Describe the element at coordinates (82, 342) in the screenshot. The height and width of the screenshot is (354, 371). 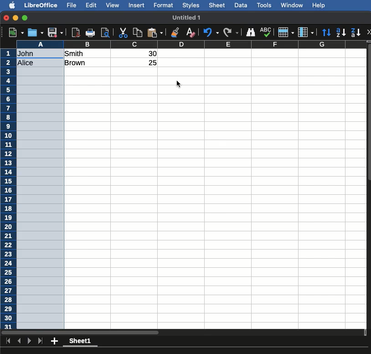
I see `Sheet` at that location.